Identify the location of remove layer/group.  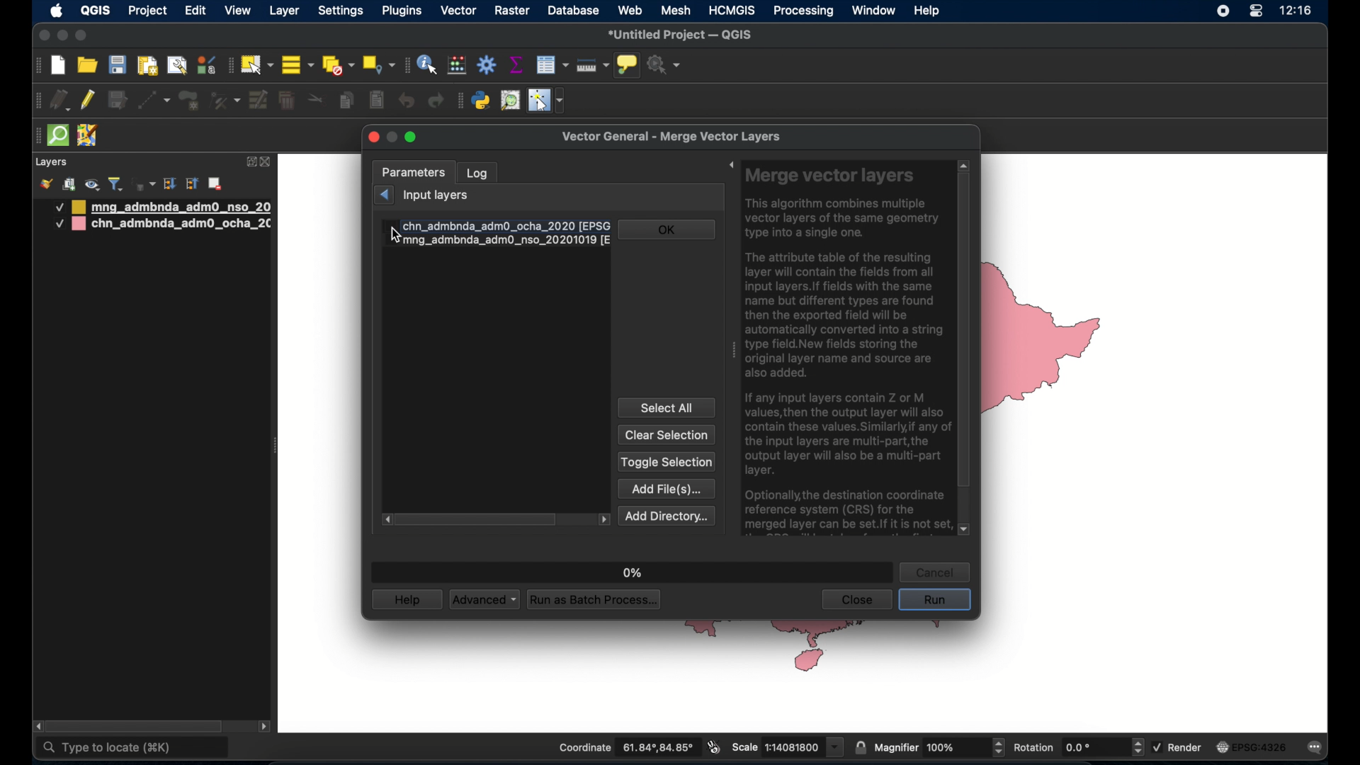
(217, 183).